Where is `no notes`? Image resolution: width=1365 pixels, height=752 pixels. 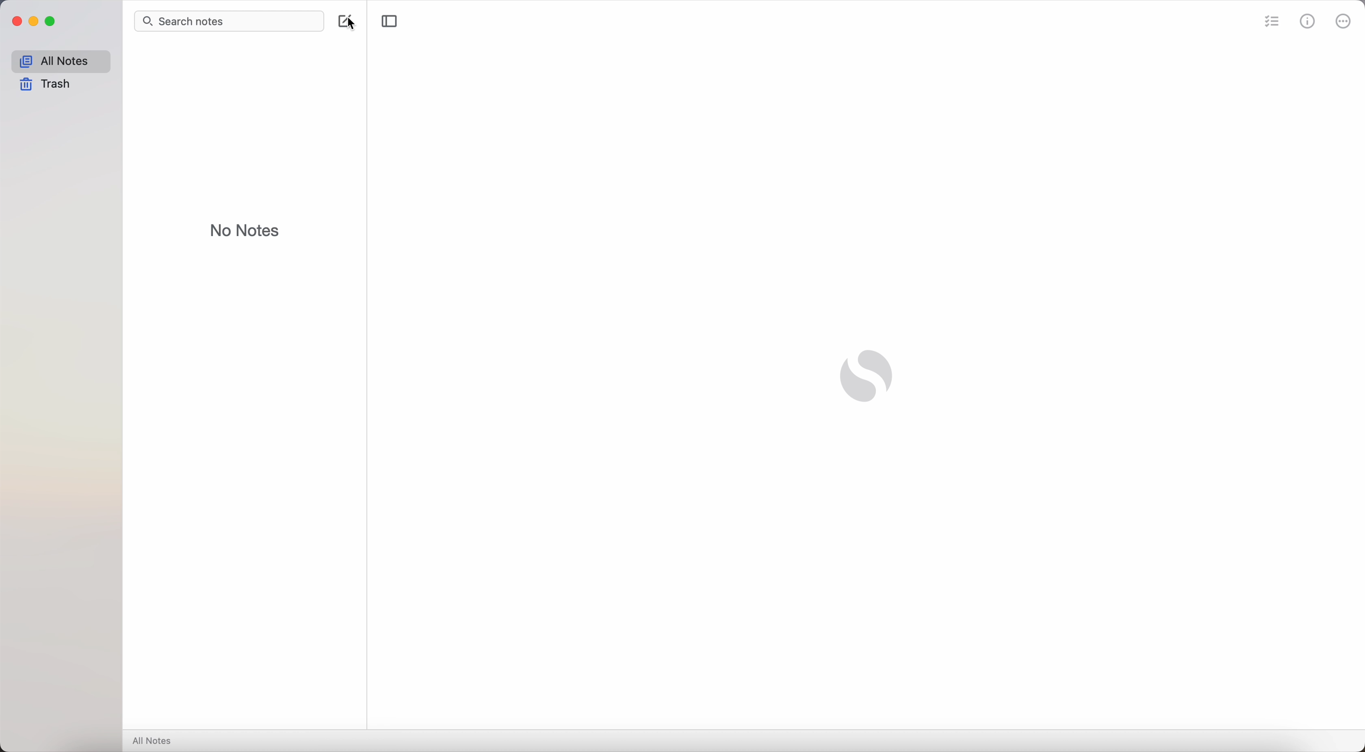
no notes is located at coordinates (246, 229).